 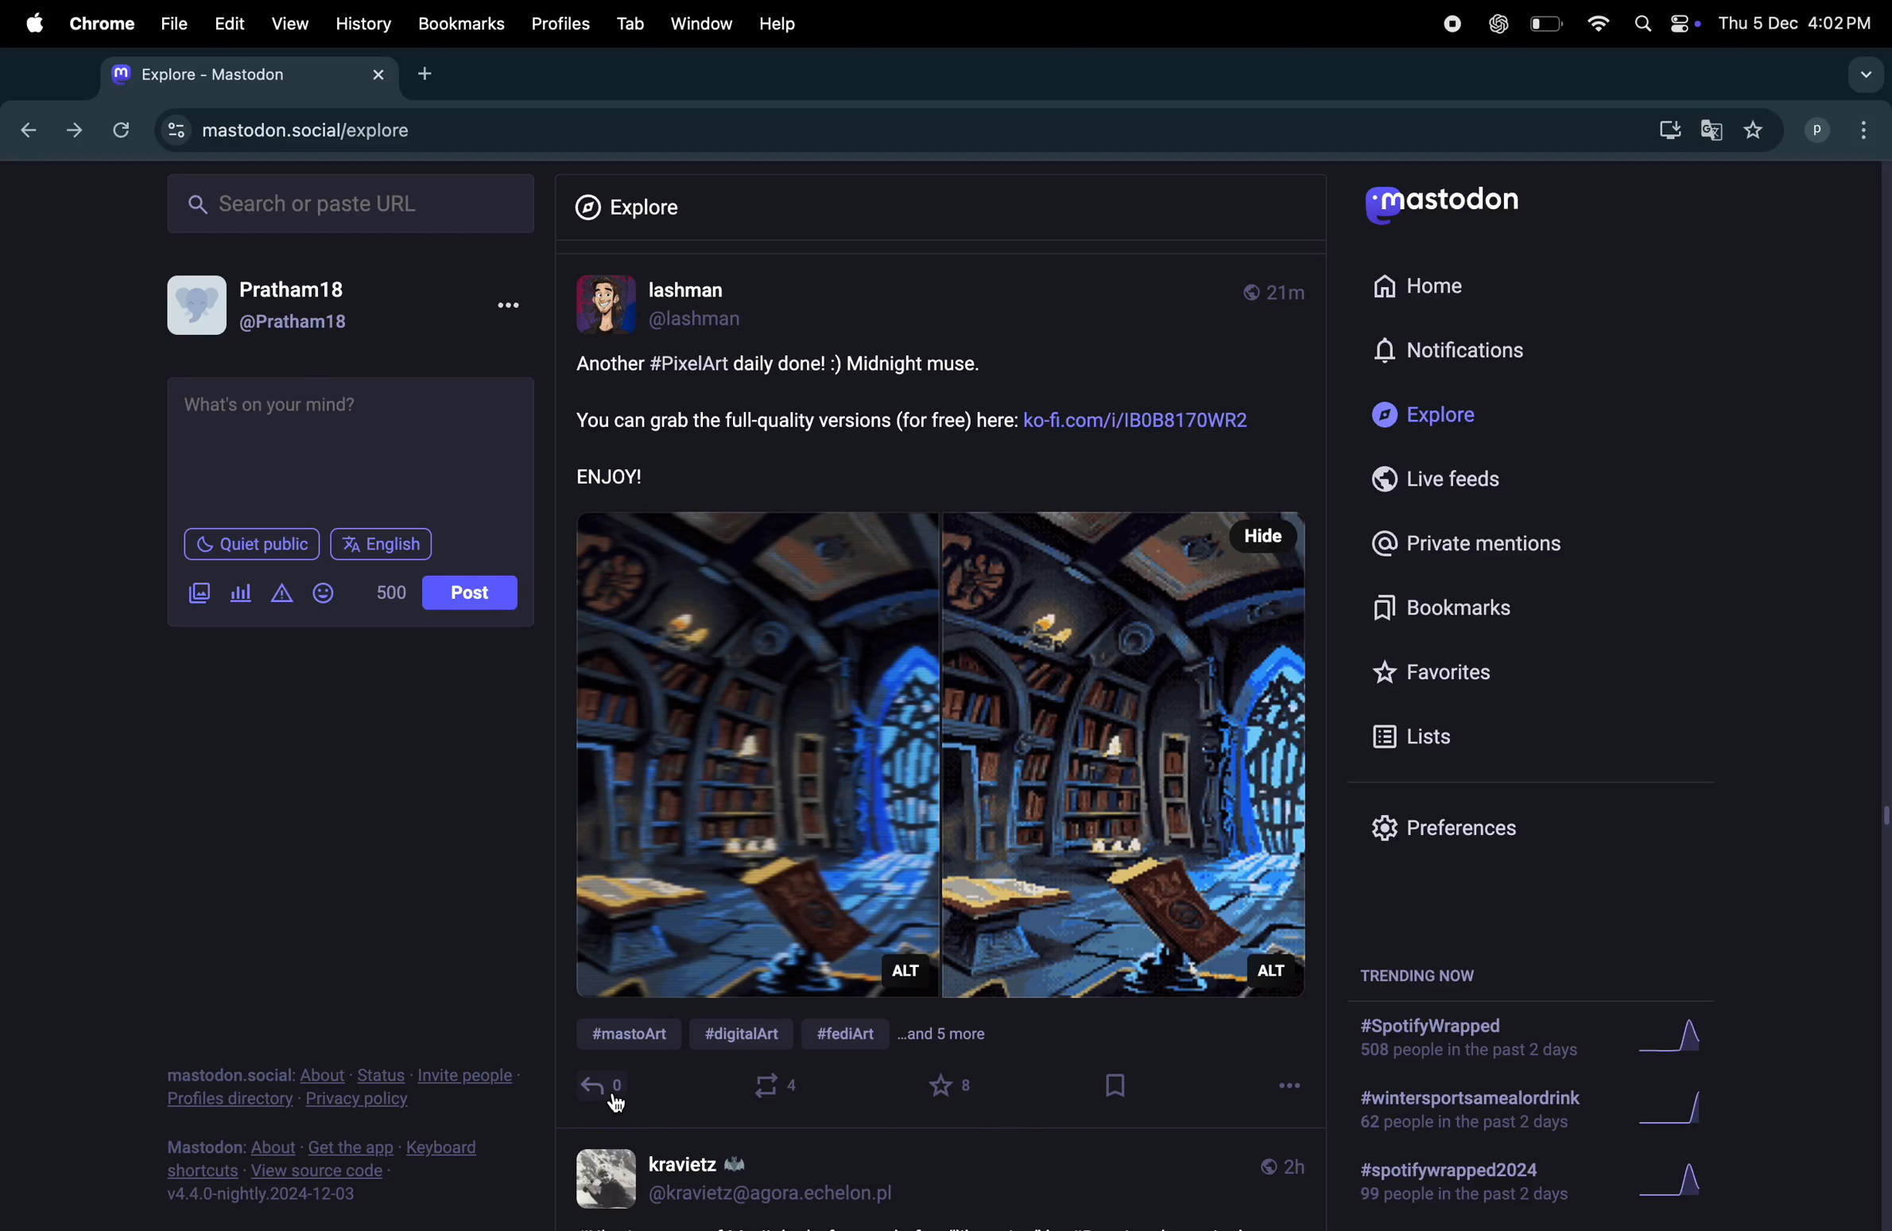 What do you see at coordinates (322, 592) in the screenshot?
I see `emoji` at bounding box center [322, 592].